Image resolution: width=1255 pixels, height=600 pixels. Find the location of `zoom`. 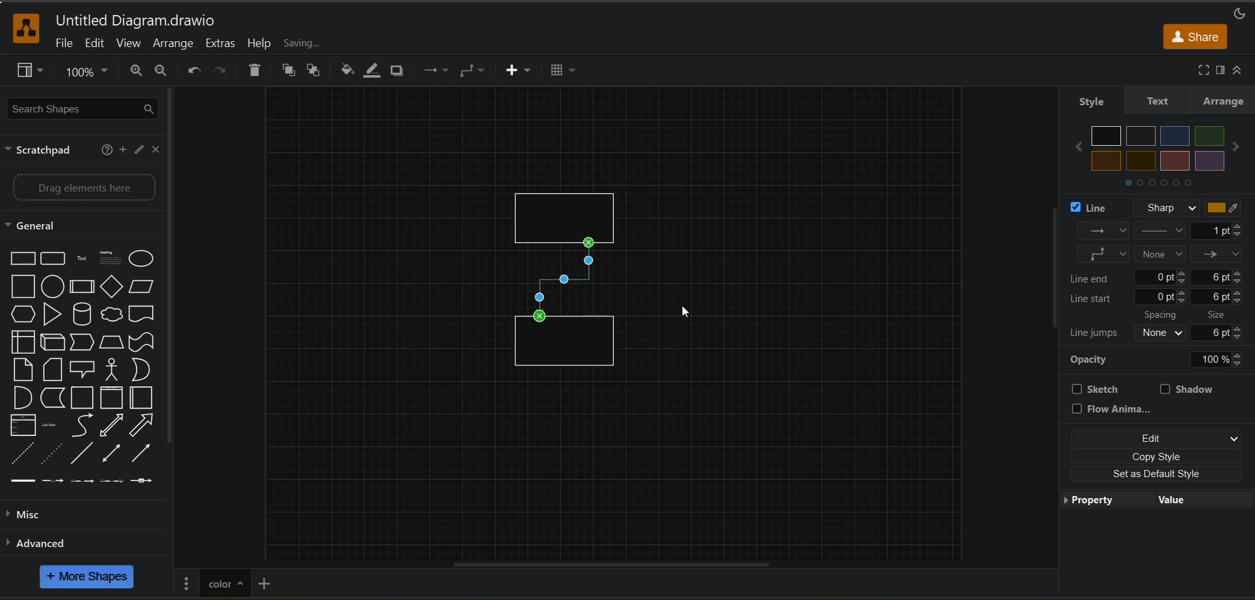

zoom is located at coordinates (90, 75).